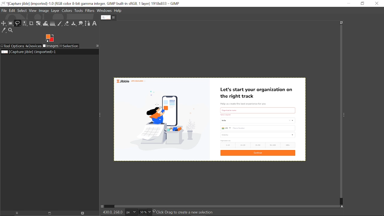  What do you see at coordinates (73, 24) in the screenshot?
I see `Clone tool` at bounding box center [73, 24].